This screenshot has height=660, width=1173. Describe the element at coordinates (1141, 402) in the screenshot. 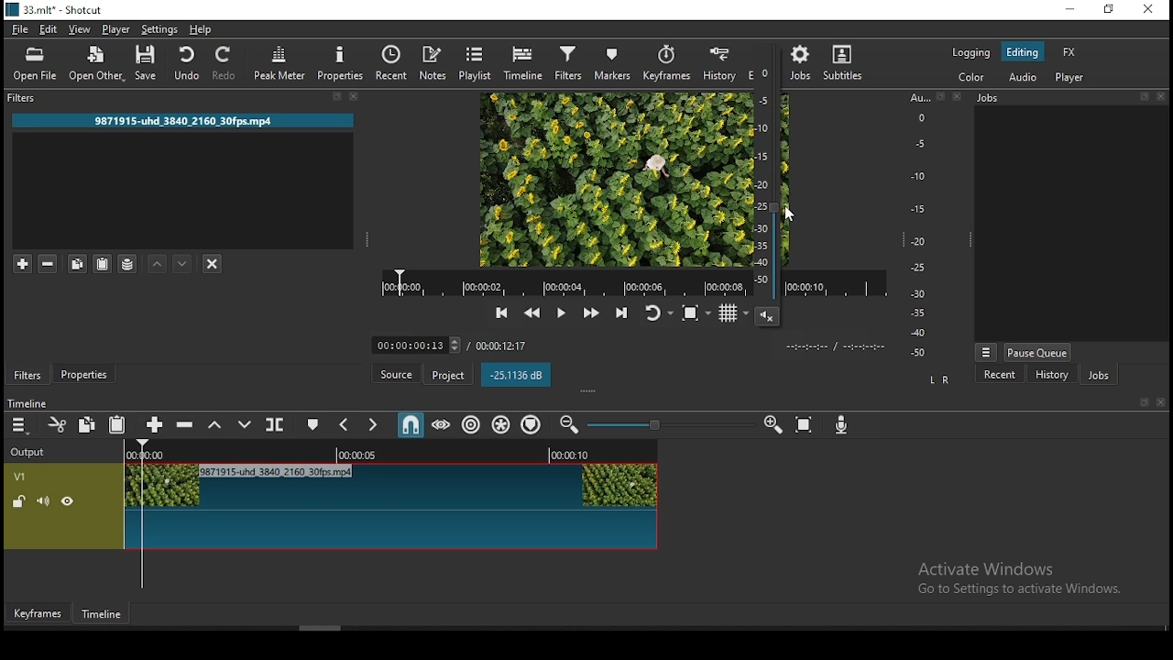

I see `bookmark` at that location.